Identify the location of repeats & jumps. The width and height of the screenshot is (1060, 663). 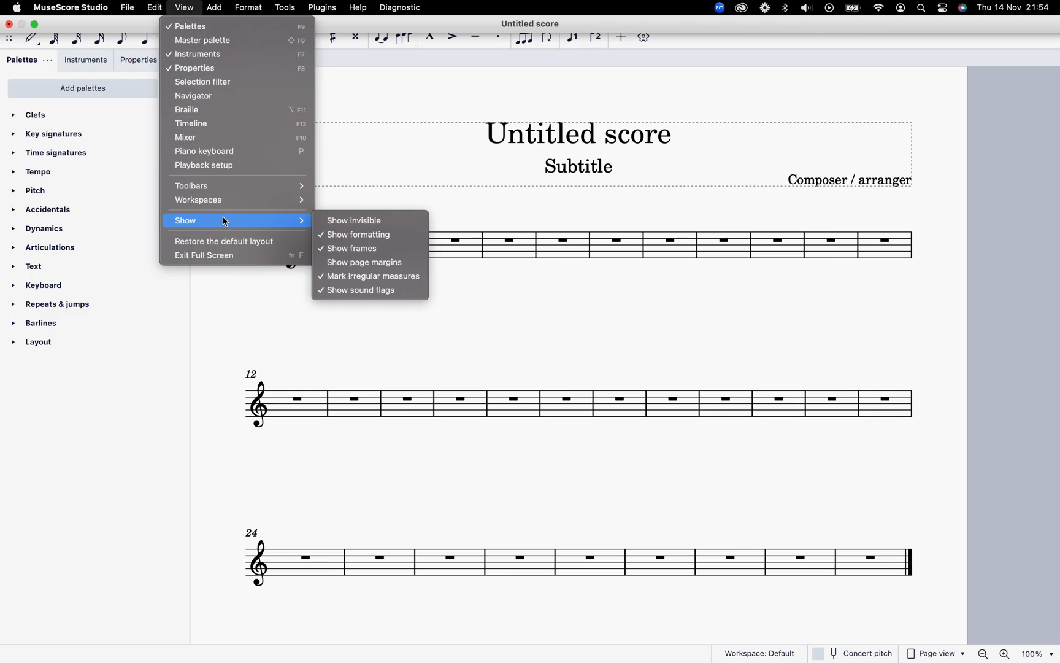
(56, 303).